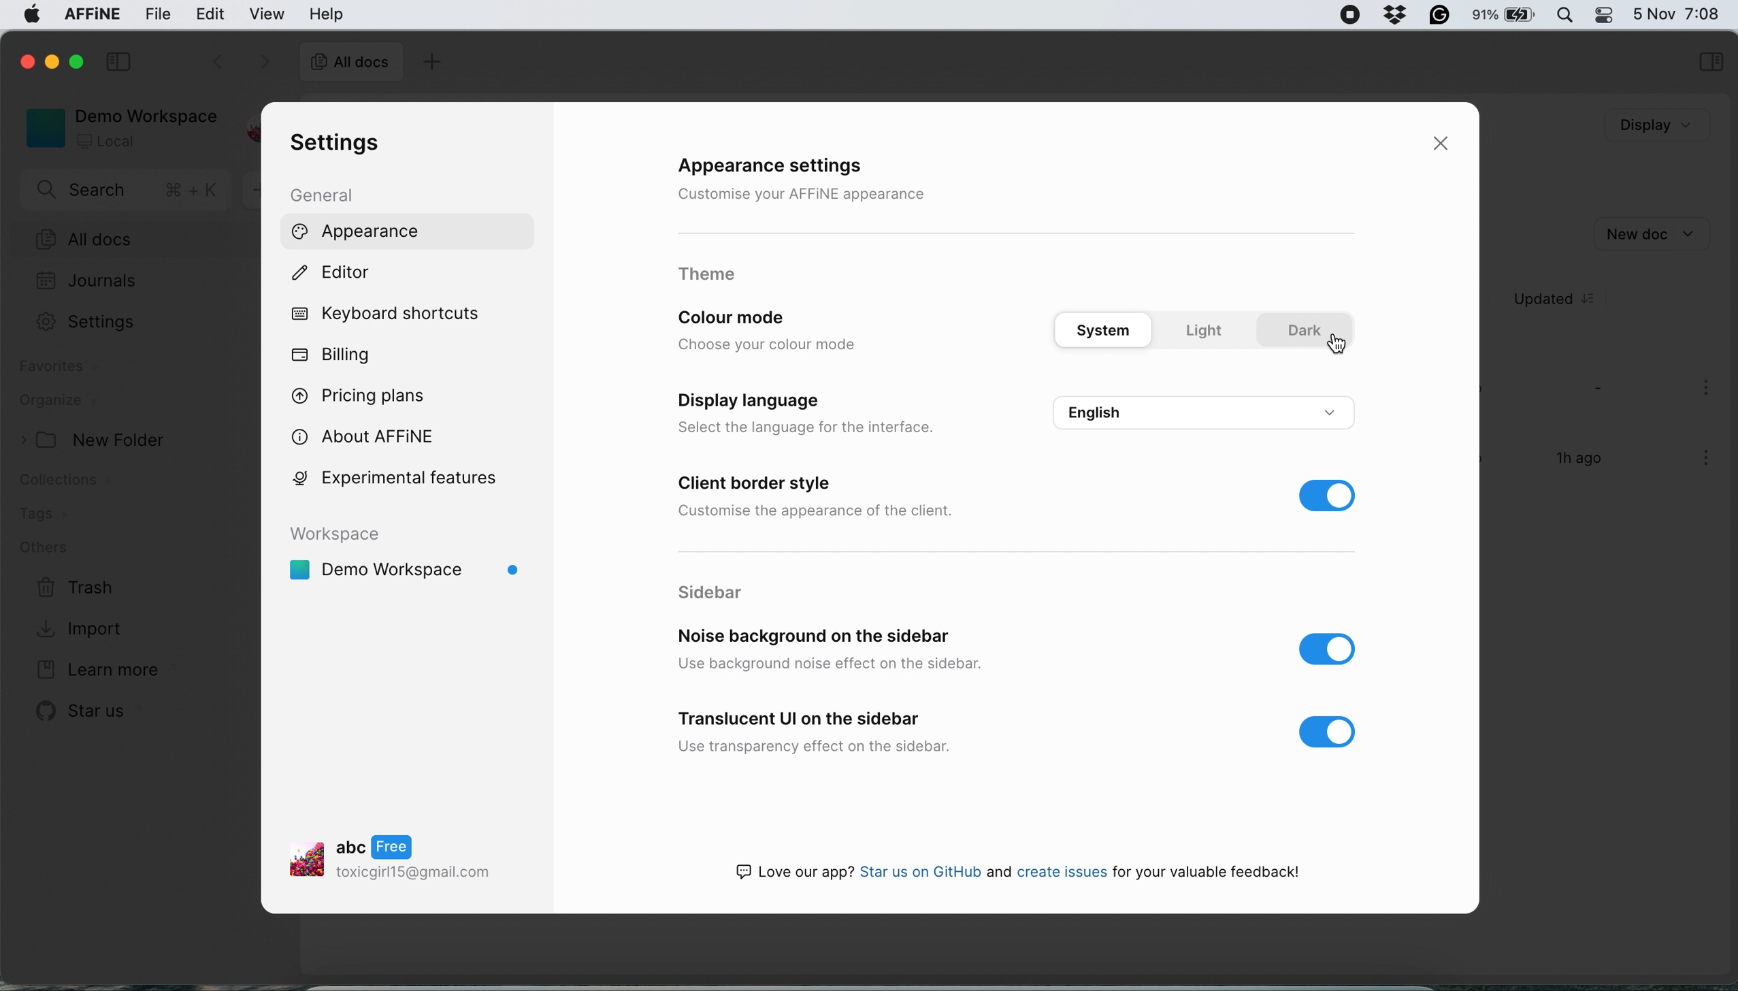 The image size is (1738, 991). Describe the element at coordinates (1441, 15) in the screenshot. I see `grammarly` at that location.